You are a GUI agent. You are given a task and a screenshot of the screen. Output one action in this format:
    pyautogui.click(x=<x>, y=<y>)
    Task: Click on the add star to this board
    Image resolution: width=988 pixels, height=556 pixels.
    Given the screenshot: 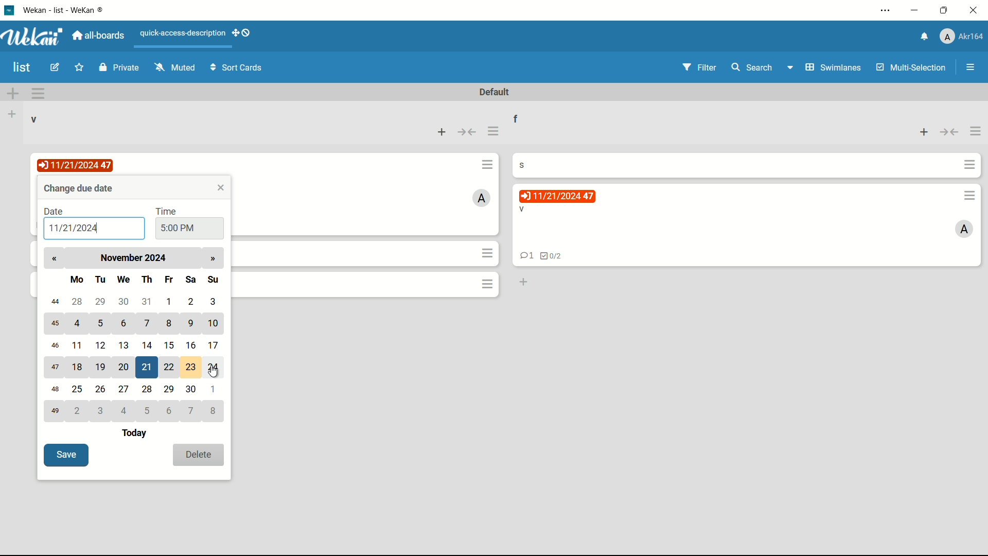 What is the action you would take?
    pyautogui.click(x=78, y=69)
    